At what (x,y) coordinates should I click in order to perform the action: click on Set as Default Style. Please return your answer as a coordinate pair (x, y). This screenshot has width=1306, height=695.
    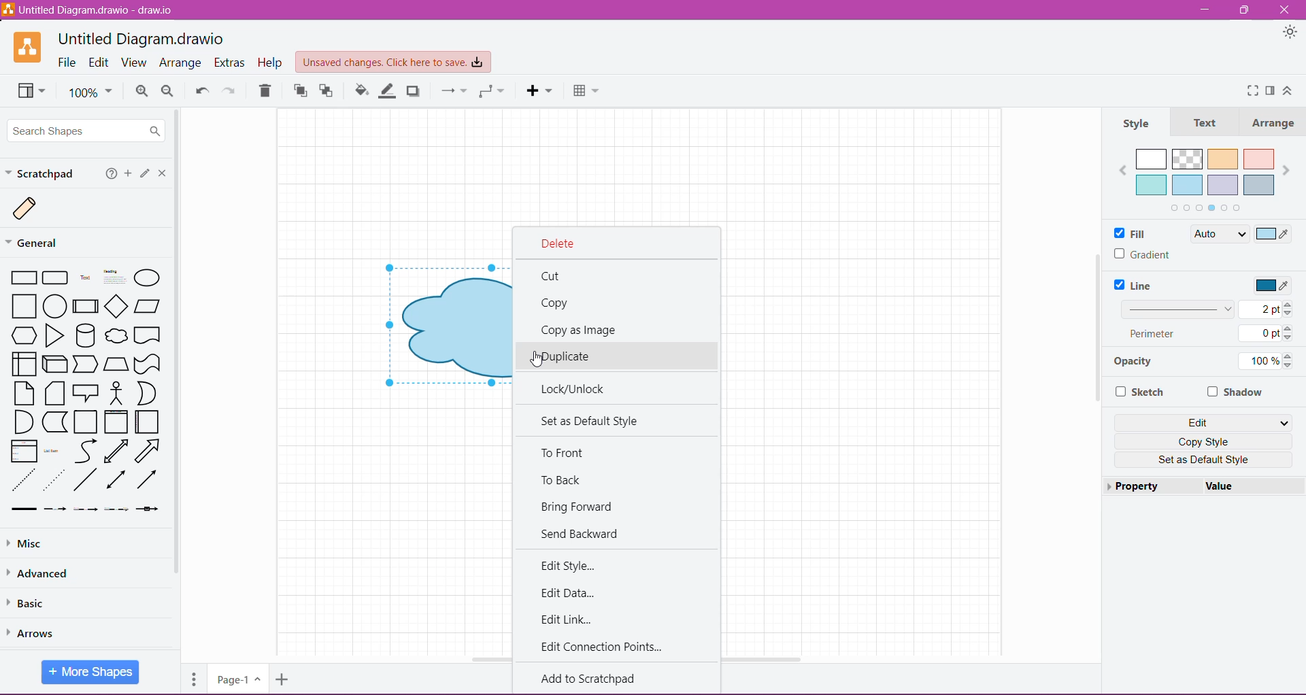
    Looking at the image, I should click on (601, 421).